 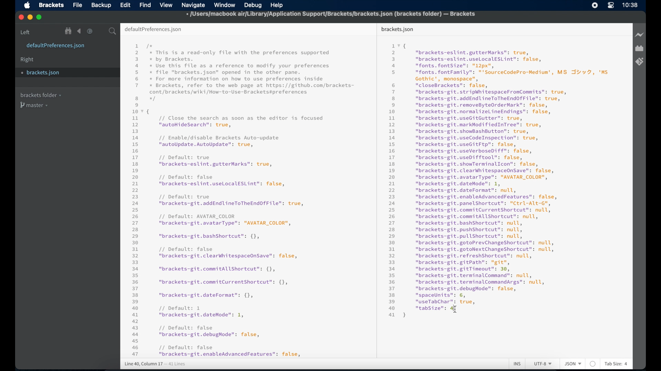 What do you see at coordinates (573, 363) in the screenshot?
I see `json` at bounding box center [573, 363].